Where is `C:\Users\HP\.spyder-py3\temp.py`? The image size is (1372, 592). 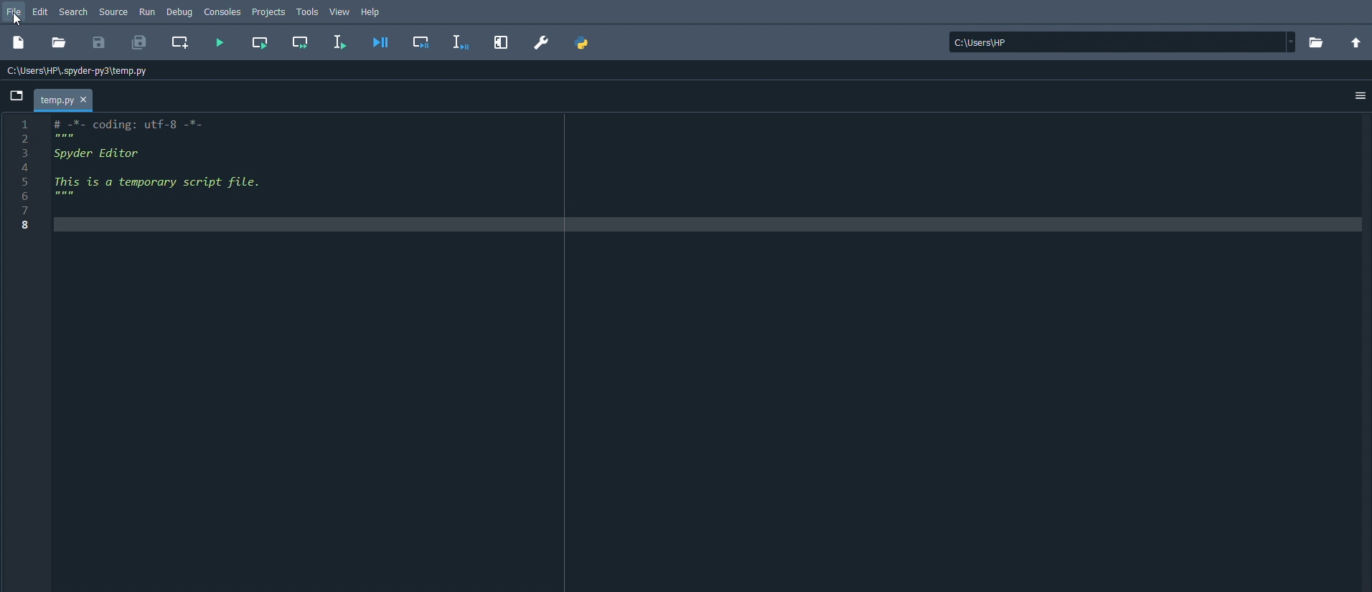 C:\Users\HP\.spyder-py3\temp.py is located at coordinates (80, 71).